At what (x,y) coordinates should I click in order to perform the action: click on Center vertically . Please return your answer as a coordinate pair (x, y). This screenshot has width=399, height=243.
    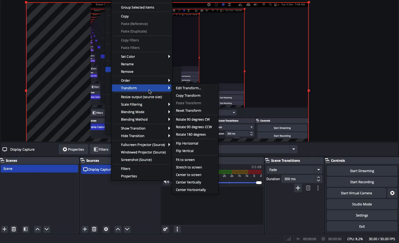
    Looking at the image, I should click on (190, 182).